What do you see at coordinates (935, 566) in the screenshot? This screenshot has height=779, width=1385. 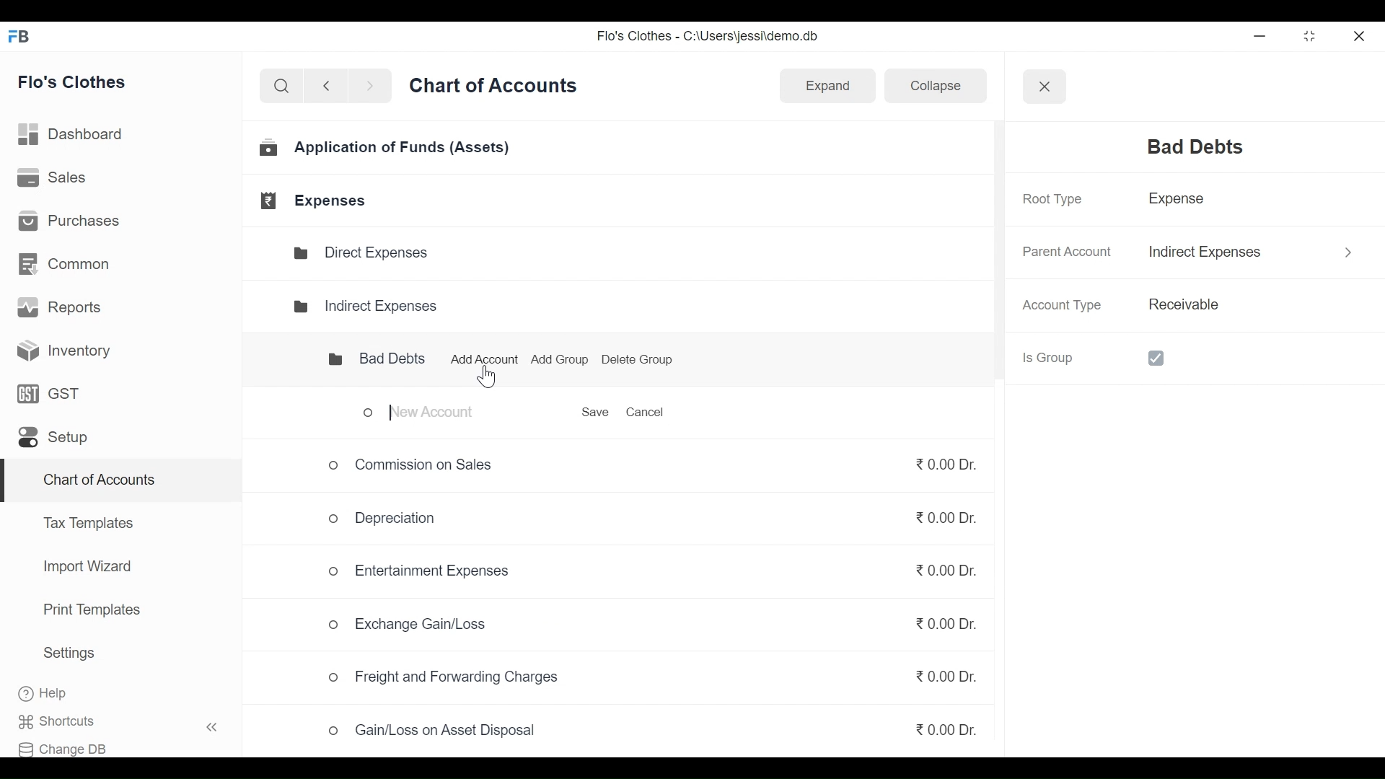 I see `₹0.00 Dr.` at bounding box center [935, 566].